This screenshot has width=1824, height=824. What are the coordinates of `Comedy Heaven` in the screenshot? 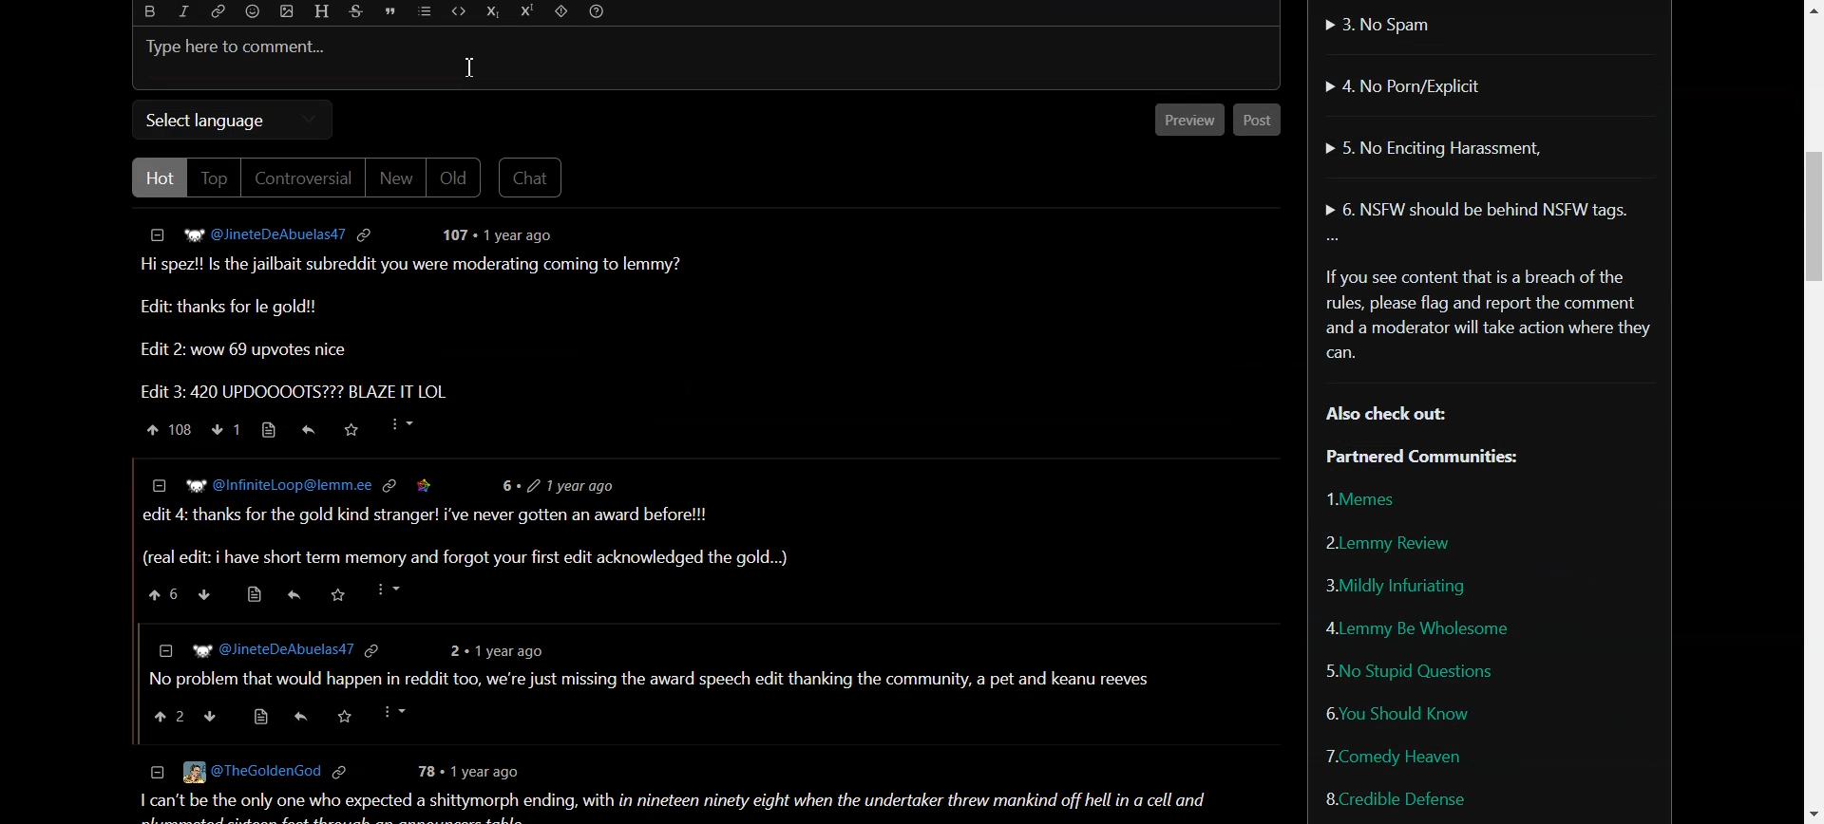 It's located at (1393, 756).